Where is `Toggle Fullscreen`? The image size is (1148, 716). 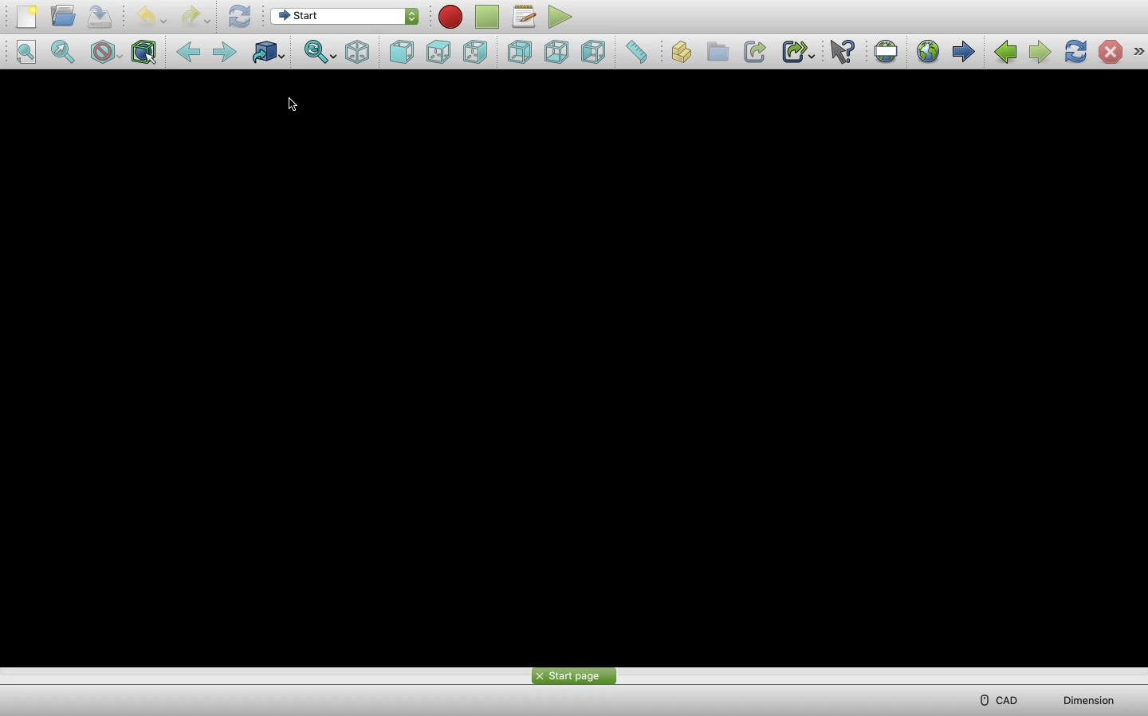
Toggle Fullscreen is located at coordinates (886, 50).